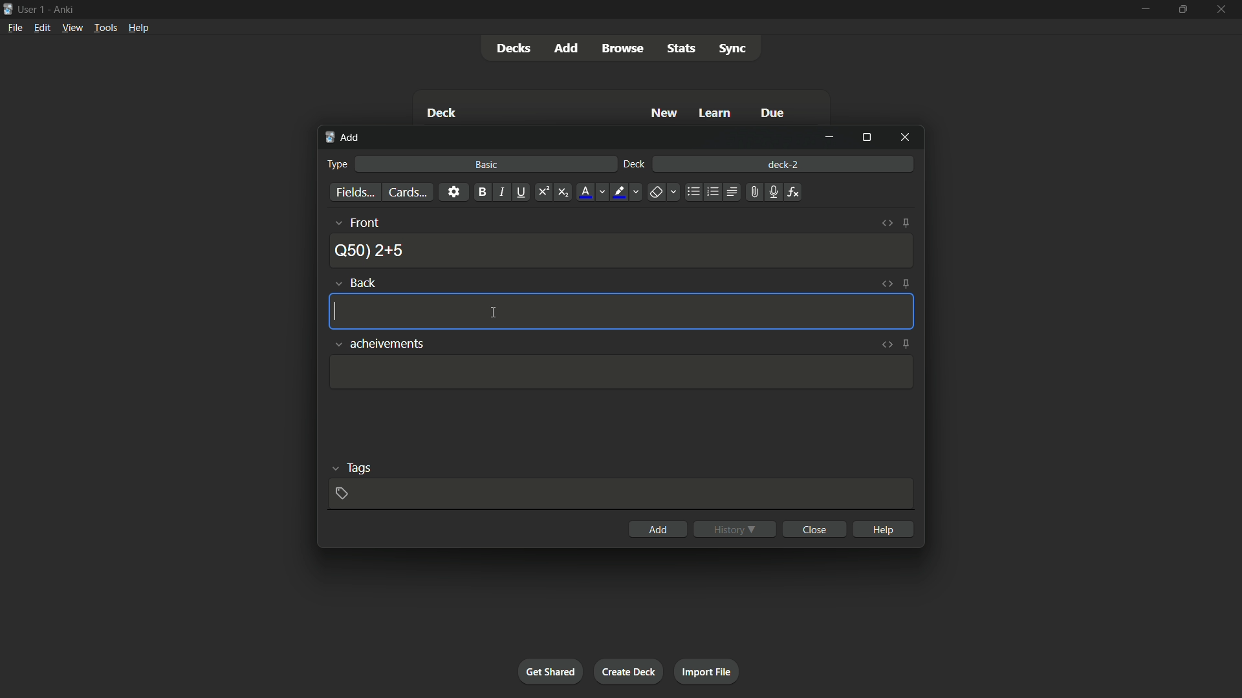  What do you see at coordinates (708, 672) in the screenshot?
I see `import file` at bounding box center [708, 672].